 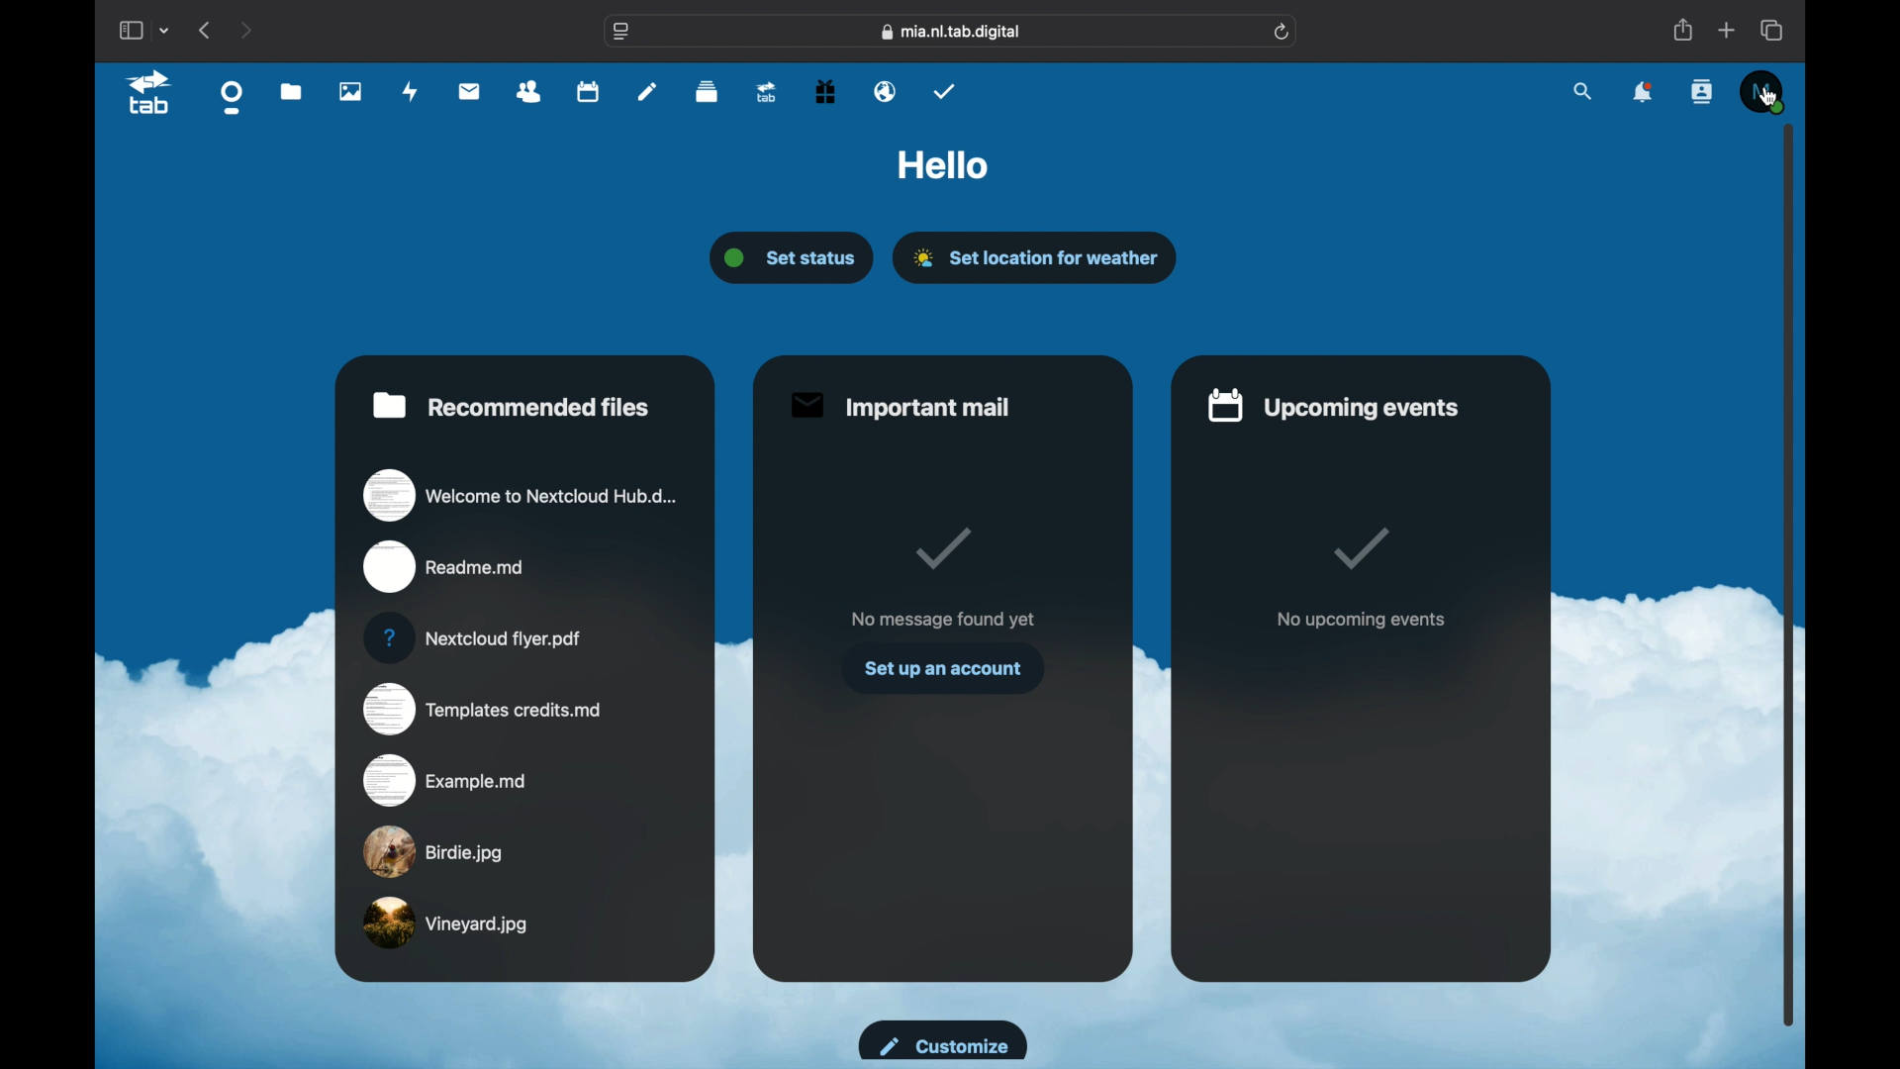 What do you see at coordinates (1335, 404) in the screenshot?
I see `upcoming events` at bounding box center [1335, 404].